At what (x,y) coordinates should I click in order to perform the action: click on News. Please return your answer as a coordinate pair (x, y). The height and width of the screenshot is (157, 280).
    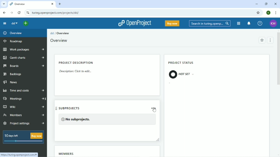
    Looking at the image, I should click on (12, 82).